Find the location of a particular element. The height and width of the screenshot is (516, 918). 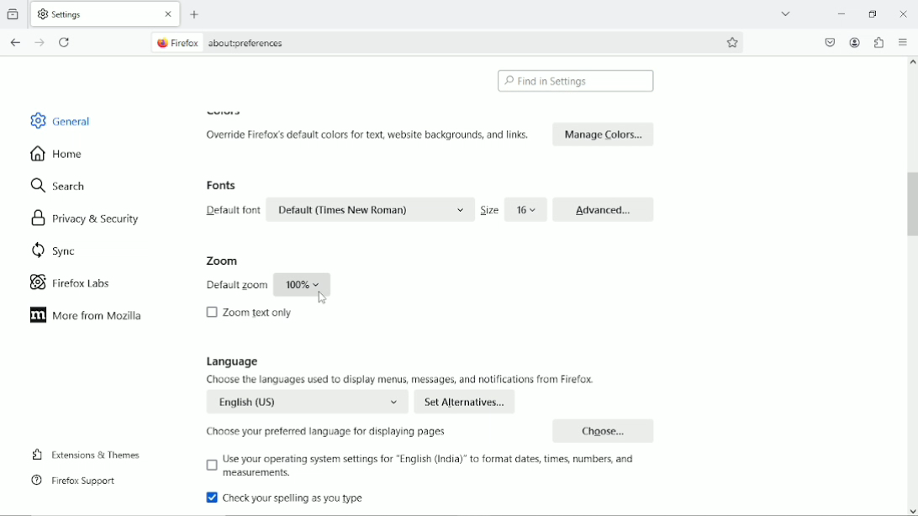

Close is located at coordinates (169, 14).